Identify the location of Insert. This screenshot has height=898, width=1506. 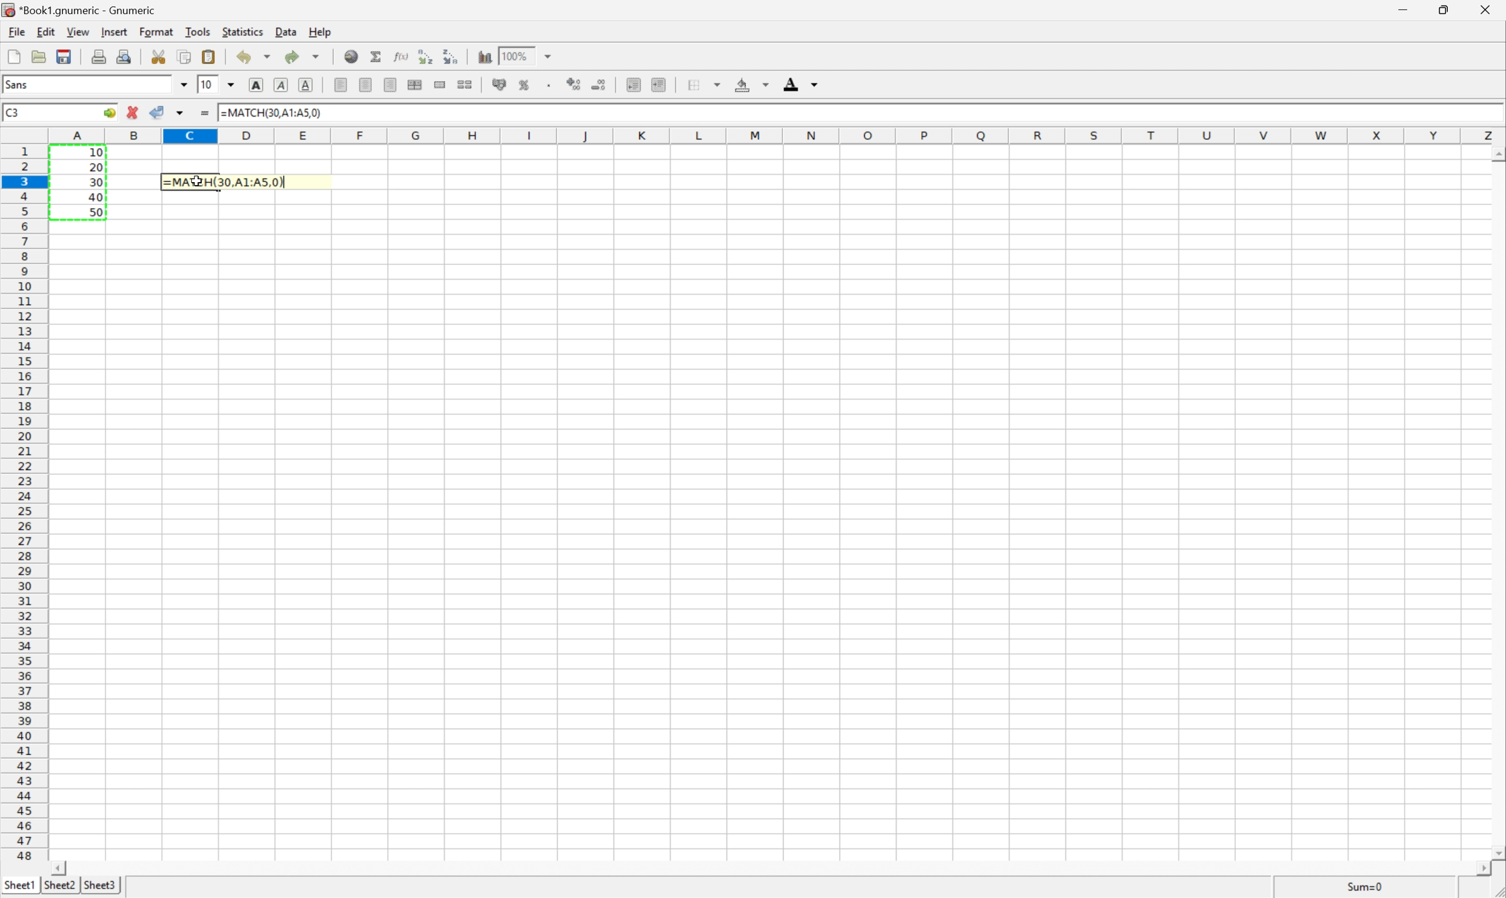
(114, 31).